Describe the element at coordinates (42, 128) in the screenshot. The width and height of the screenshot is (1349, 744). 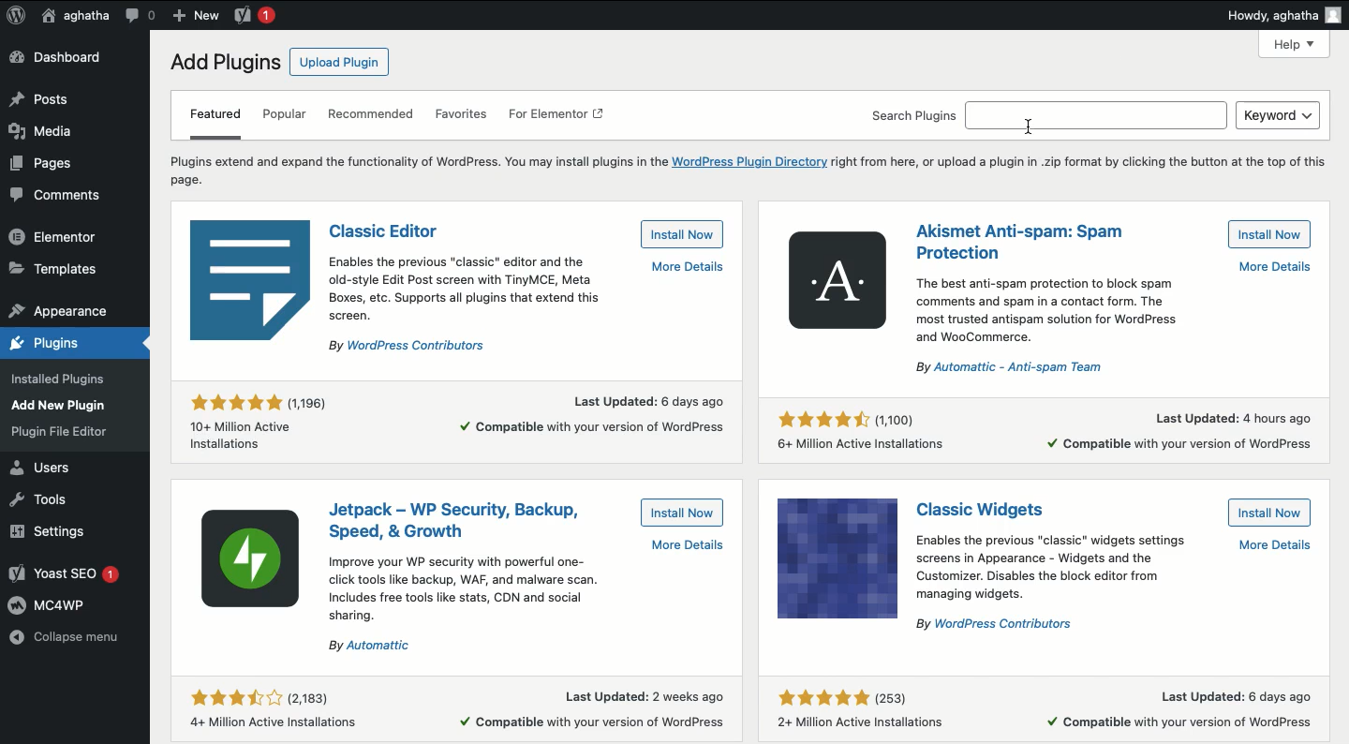
I see `Media` at that location.